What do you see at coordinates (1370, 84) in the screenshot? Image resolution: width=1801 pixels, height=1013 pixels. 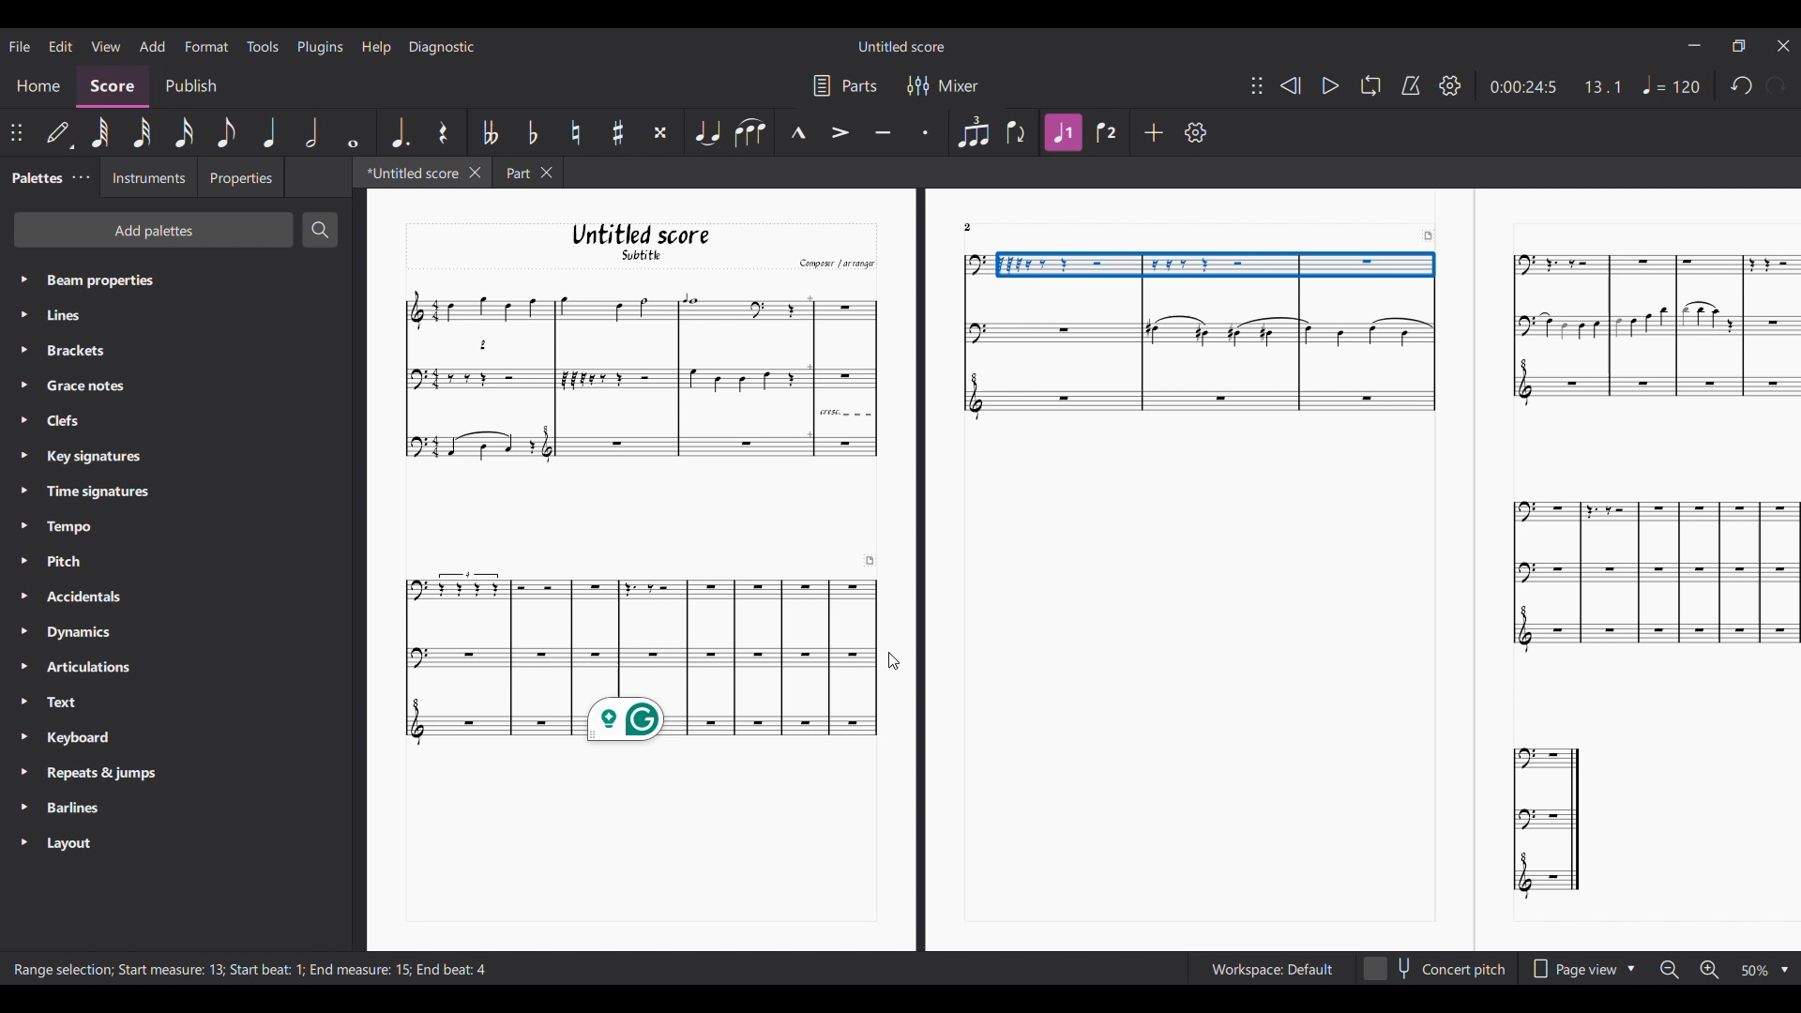 I see `Loop playback` at bounding box center [1370, 84].